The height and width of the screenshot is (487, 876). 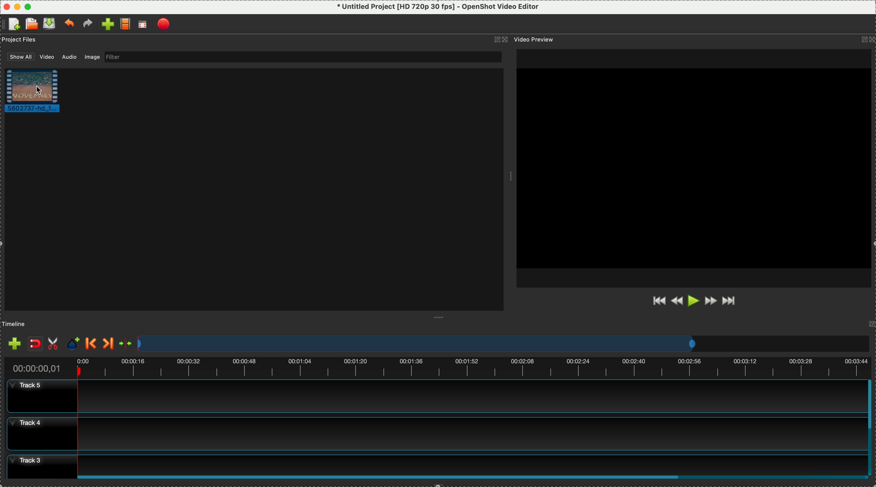 What do you see at coordinates (731, 302) in the screenshot?
I see `jump to end` at bounding box center [731, 302].